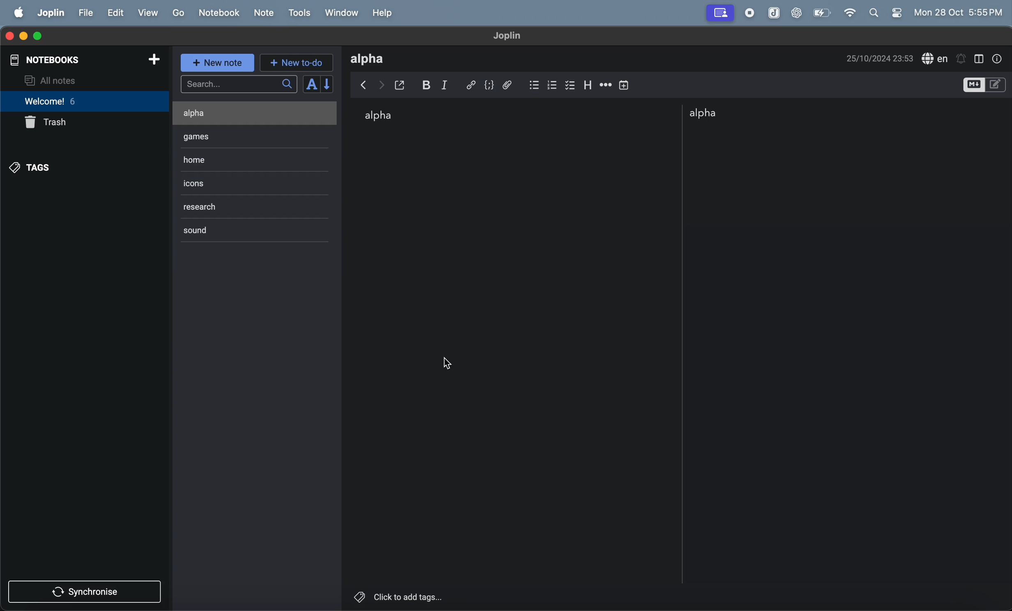  Describe the element at coordinates (318, 84) in the screenshot. I see `sort order title` at that location.